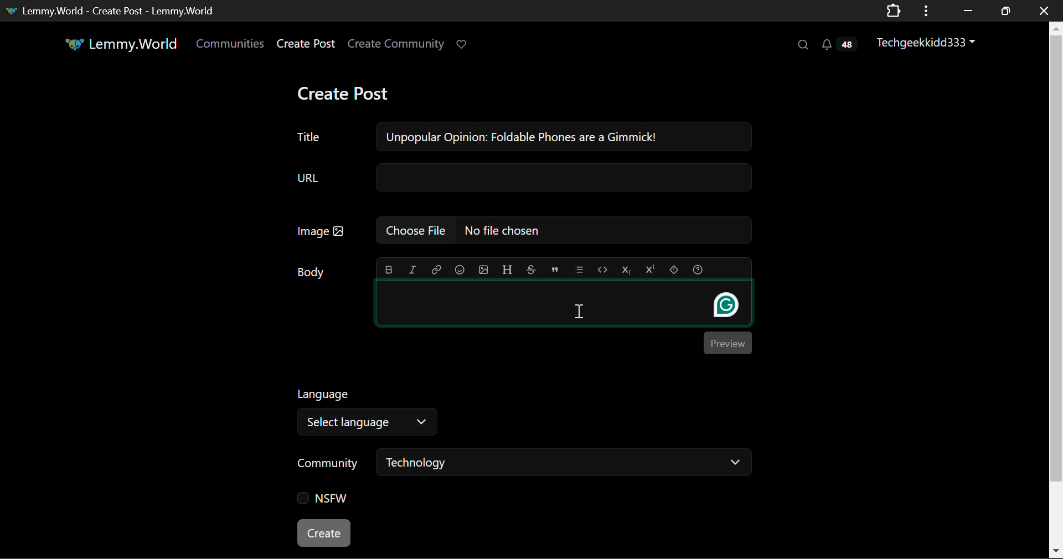  I want to click on code, so click(602, 269).